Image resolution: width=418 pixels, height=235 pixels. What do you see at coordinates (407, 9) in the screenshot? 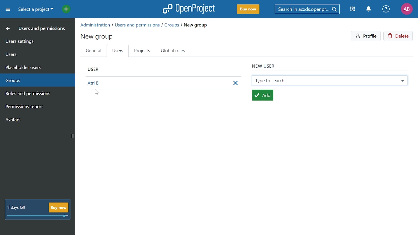
I see `Profile` at bounding box center [407, 9].